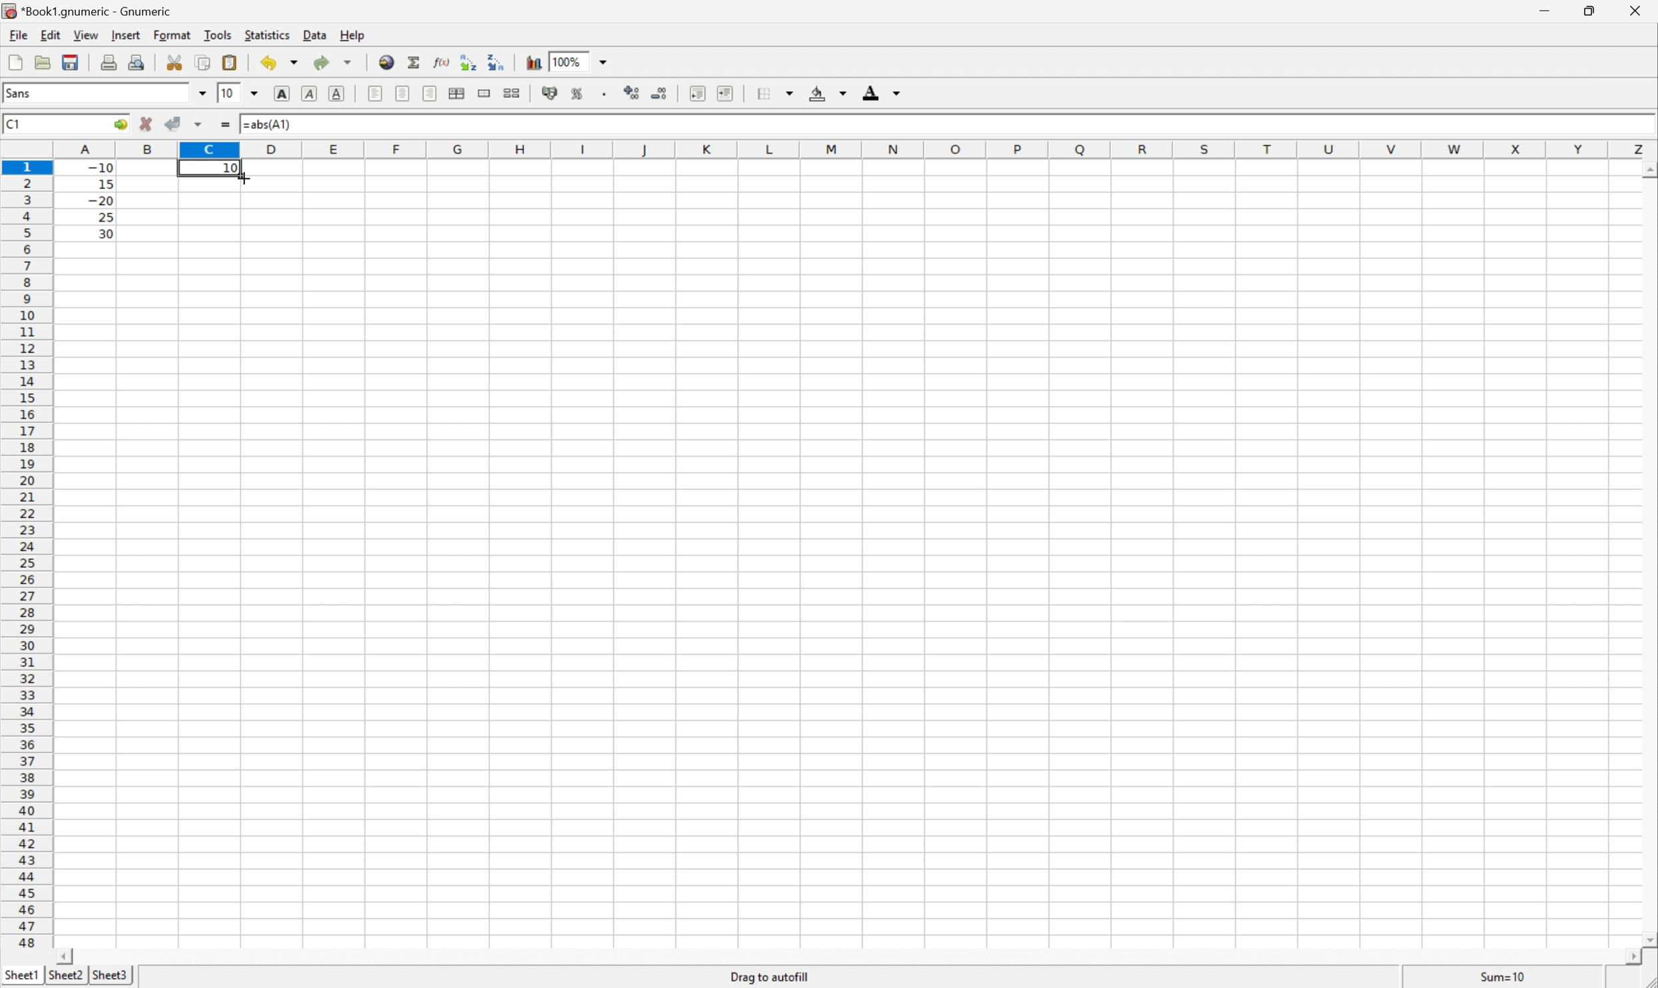  I want to click on 25, so click(105, 217).